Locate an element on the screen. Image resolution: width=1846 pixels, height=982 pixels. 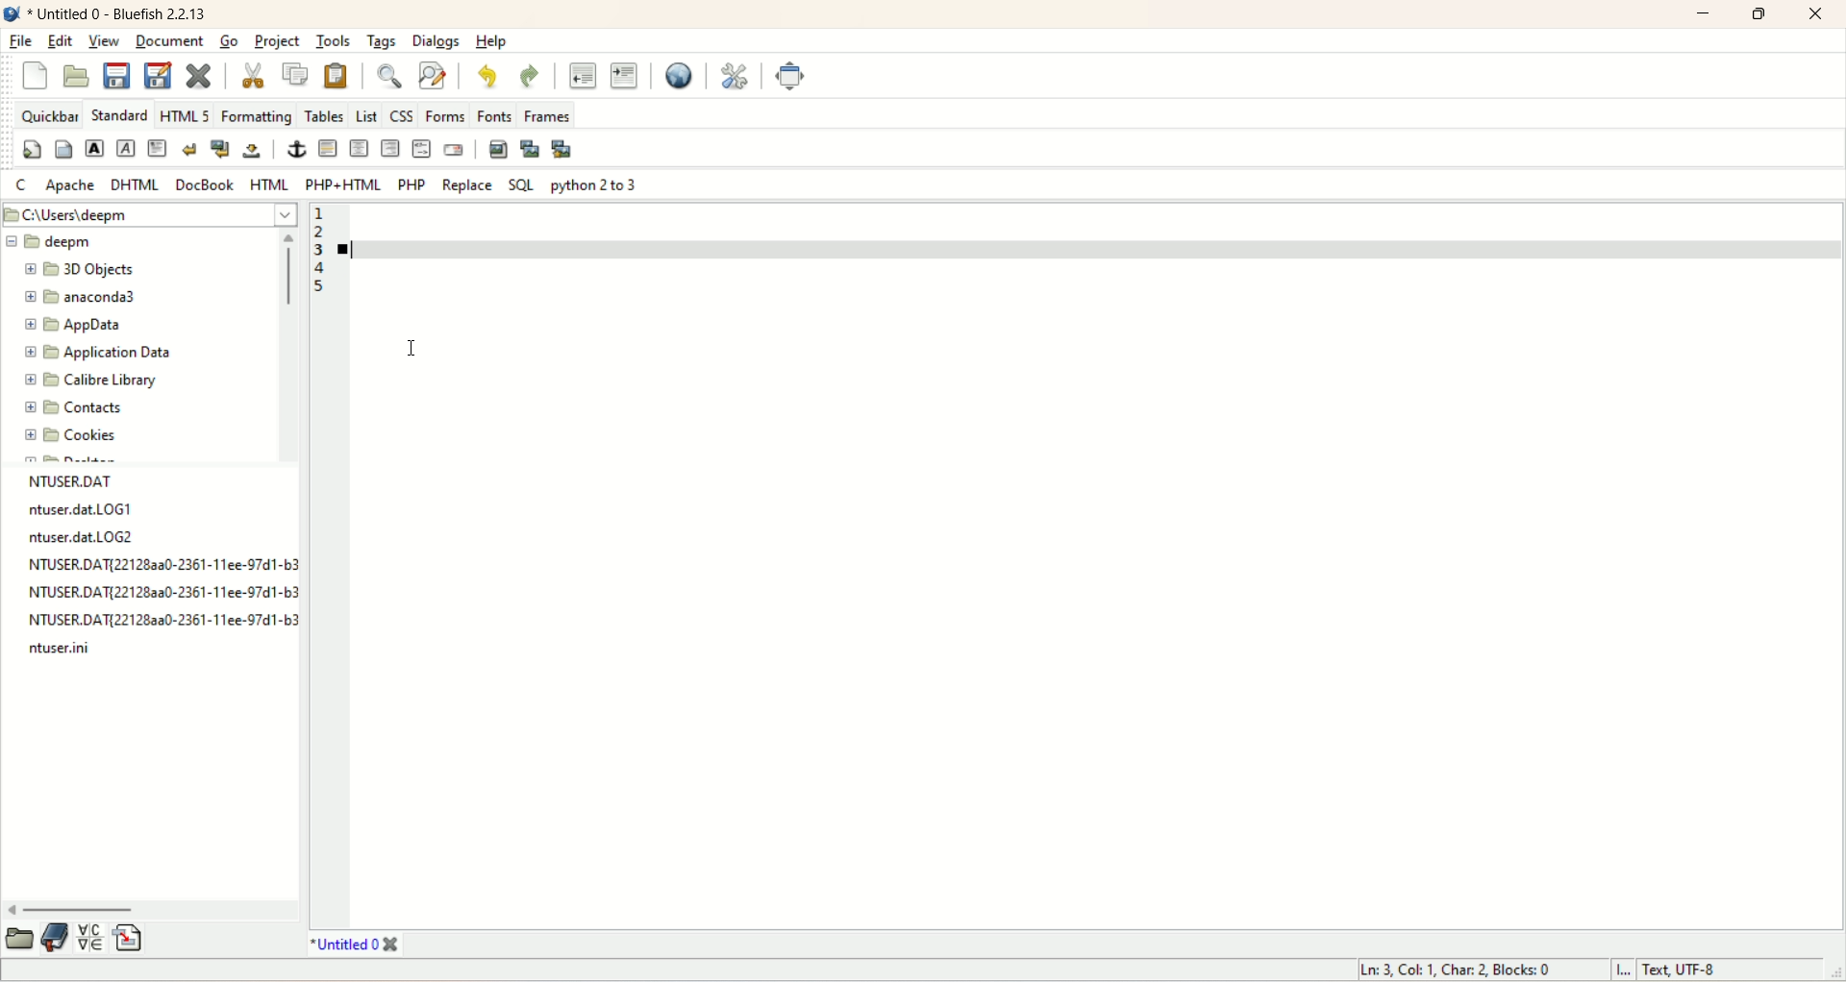
fonts is located at coordinates (493, 115).